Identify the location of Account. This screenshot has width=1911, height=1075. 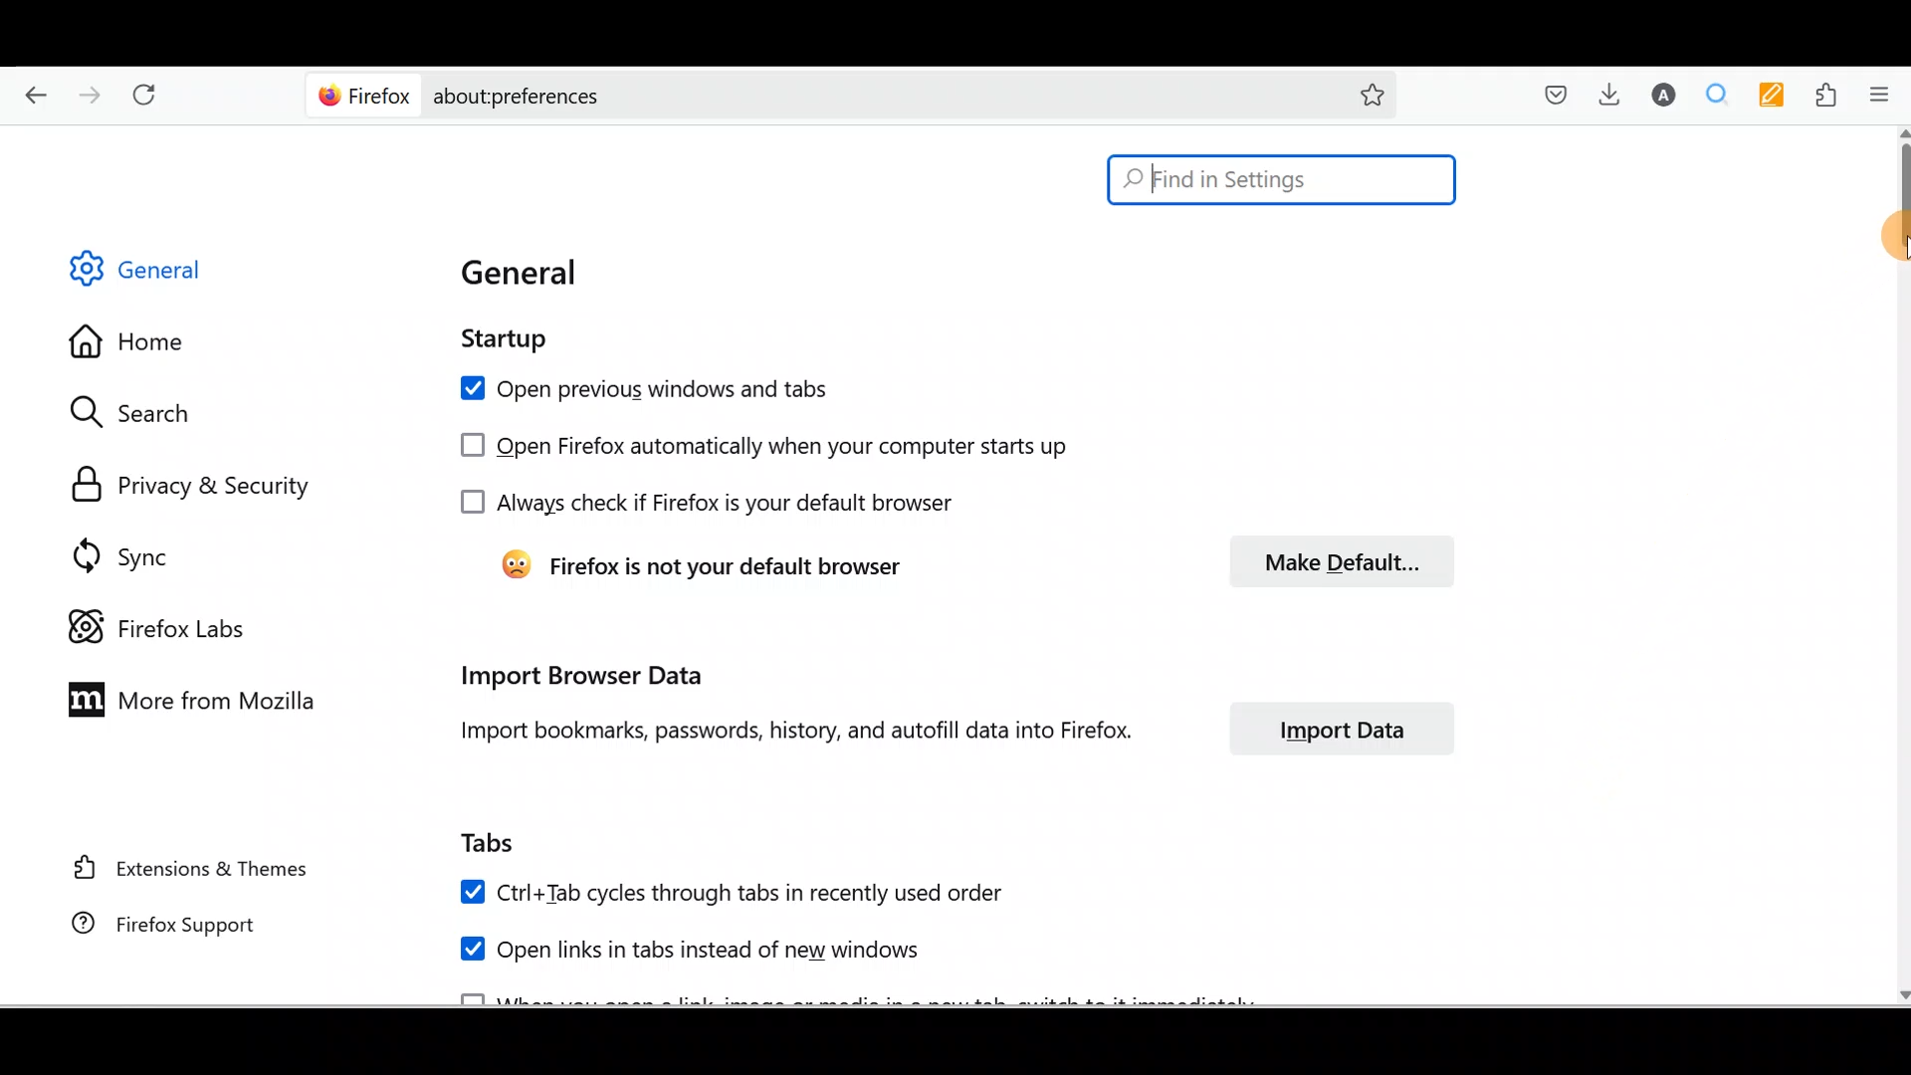
(1659, 95).